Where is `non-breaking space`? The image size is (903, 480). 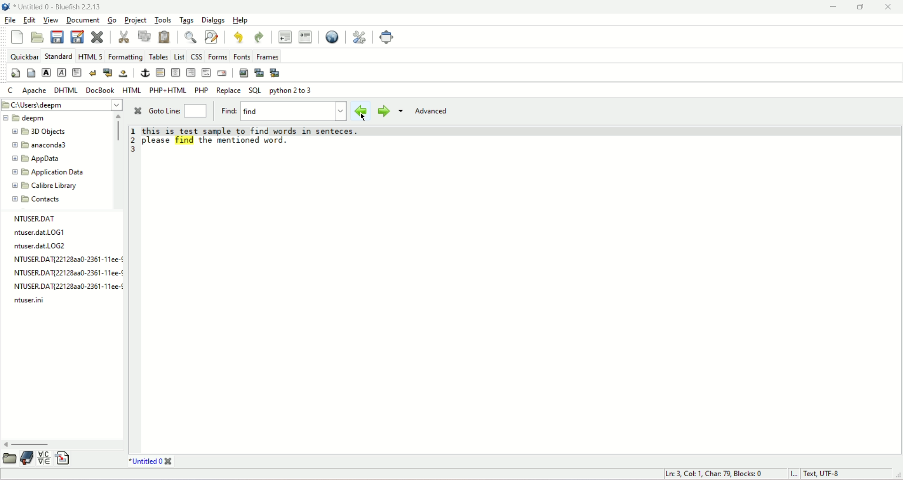
non-breaking space is located at coordinates (124, 74).